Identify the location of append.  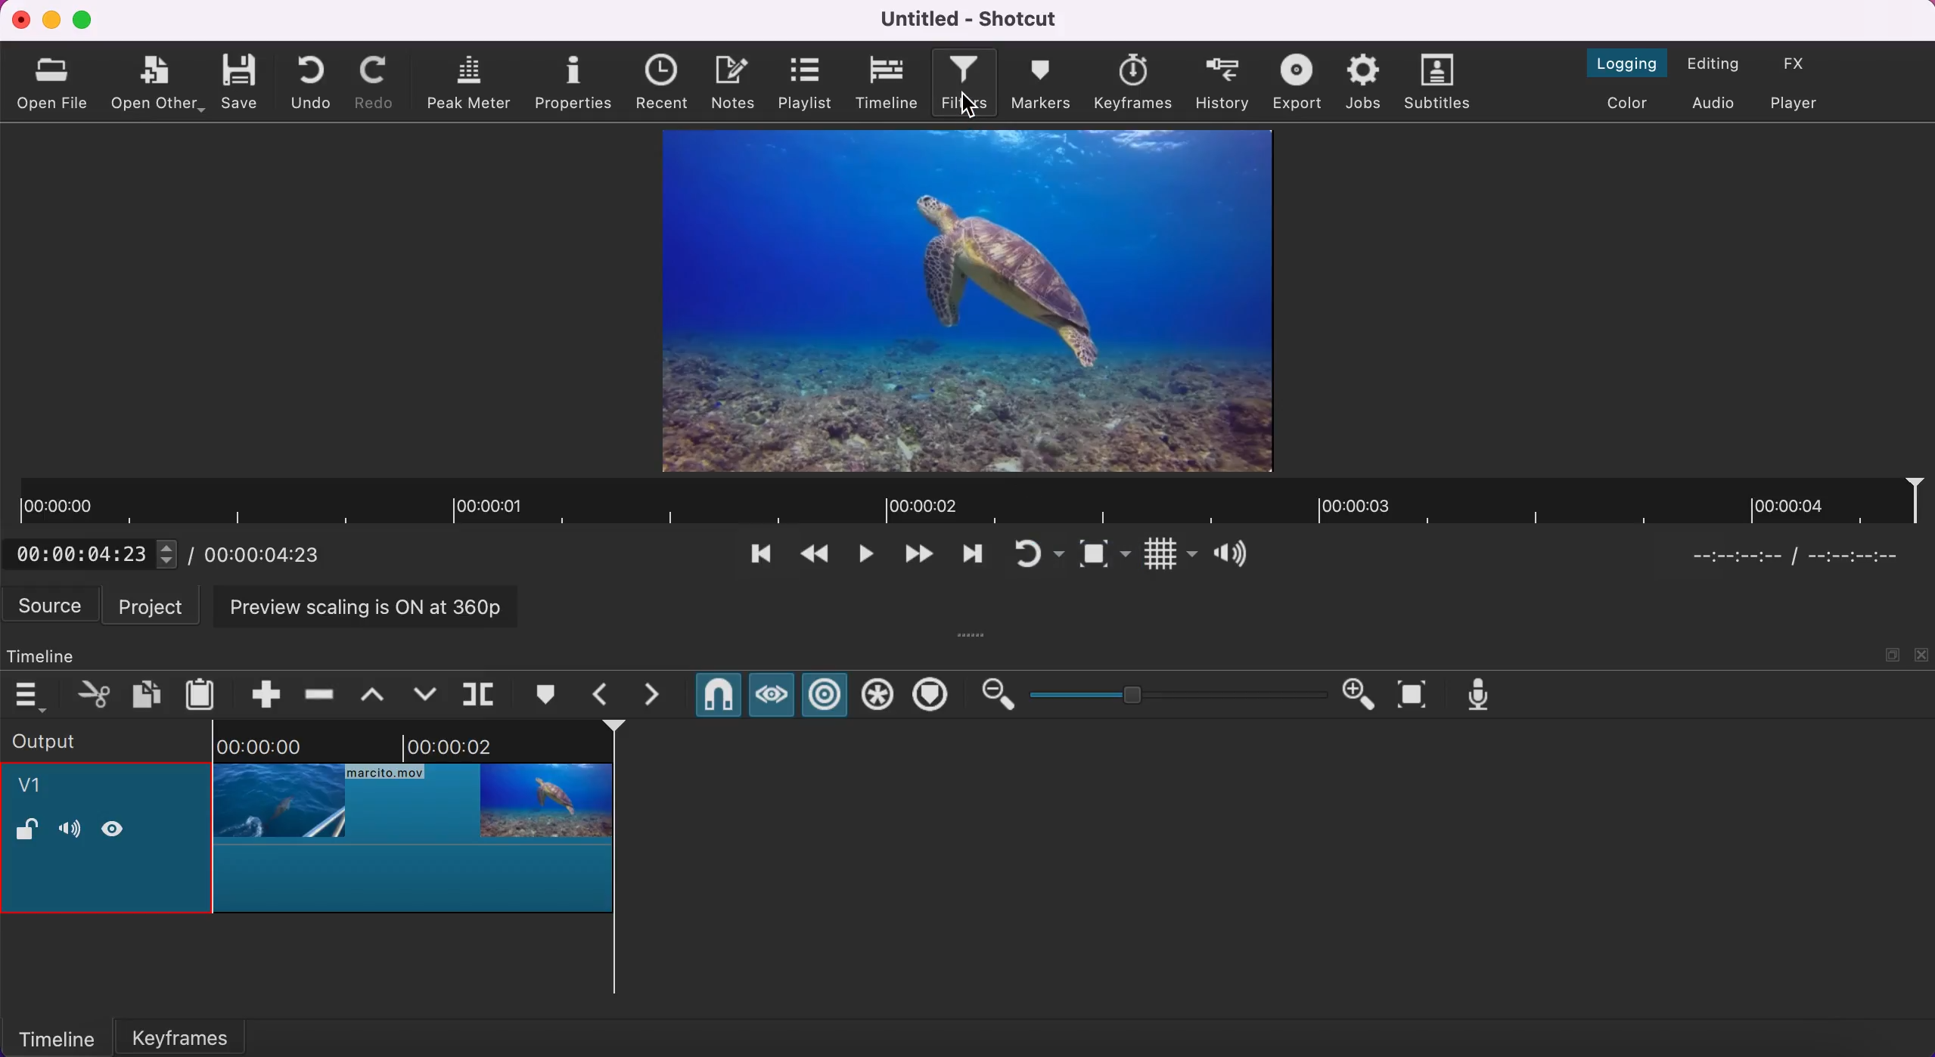
(255, 692).